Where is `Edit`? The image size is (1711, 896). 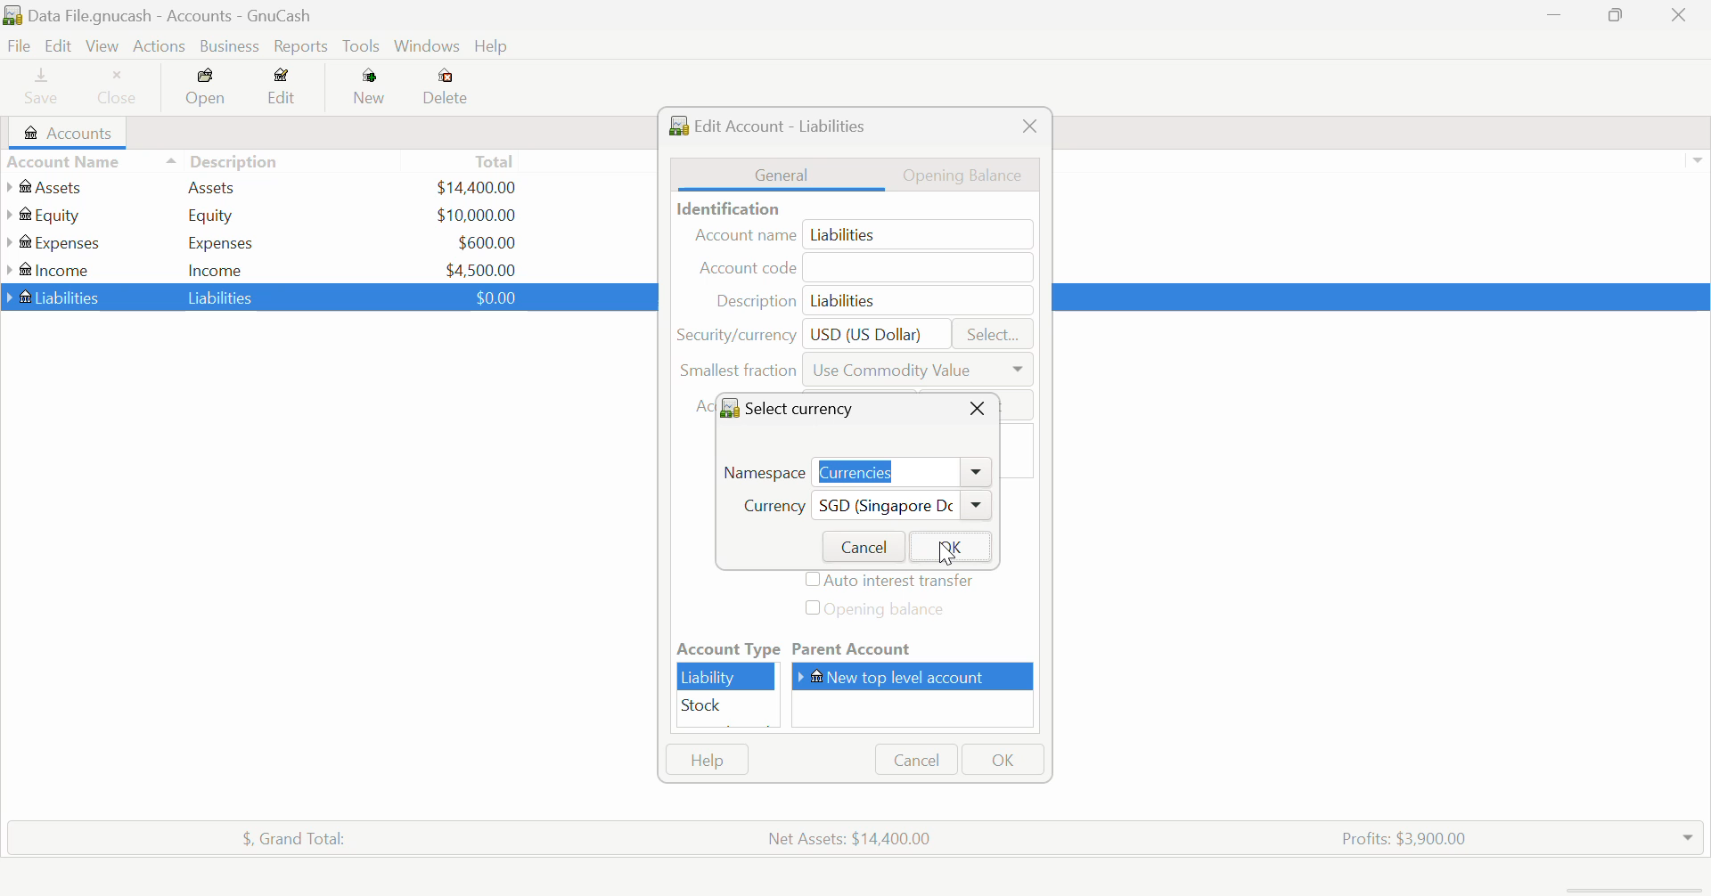
Edit is located at coordinates (282, 90).